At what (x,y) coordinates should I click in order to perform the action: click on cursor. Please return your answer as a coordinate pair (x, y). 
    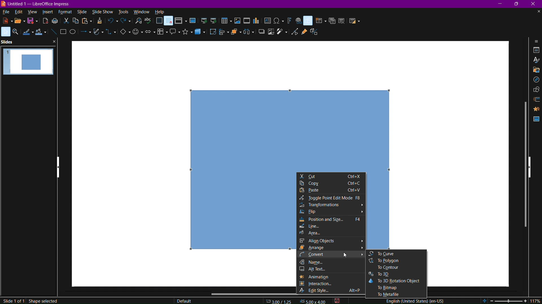
    Looking at the image, I should click on (345, 255).